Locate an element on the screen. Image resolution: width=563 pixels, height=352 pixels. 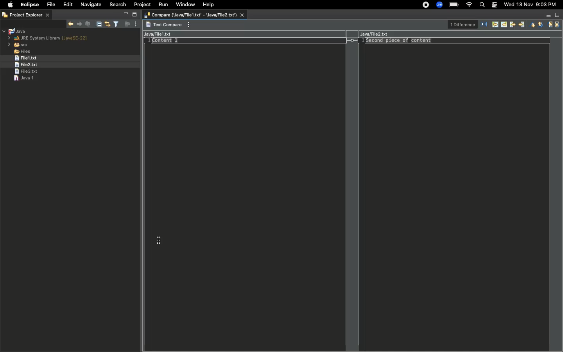
src is located at coordinates (18, 45).